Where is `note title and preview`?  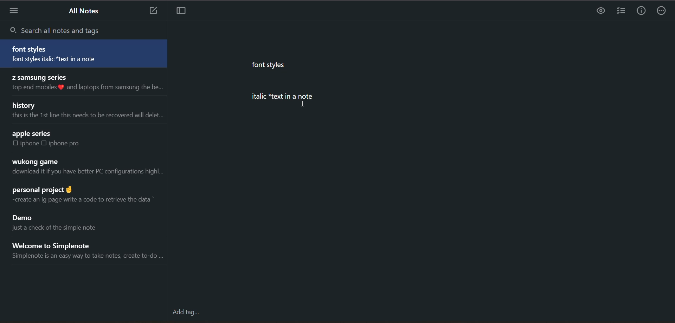
note title and preview is located at coordinates (90, 251).